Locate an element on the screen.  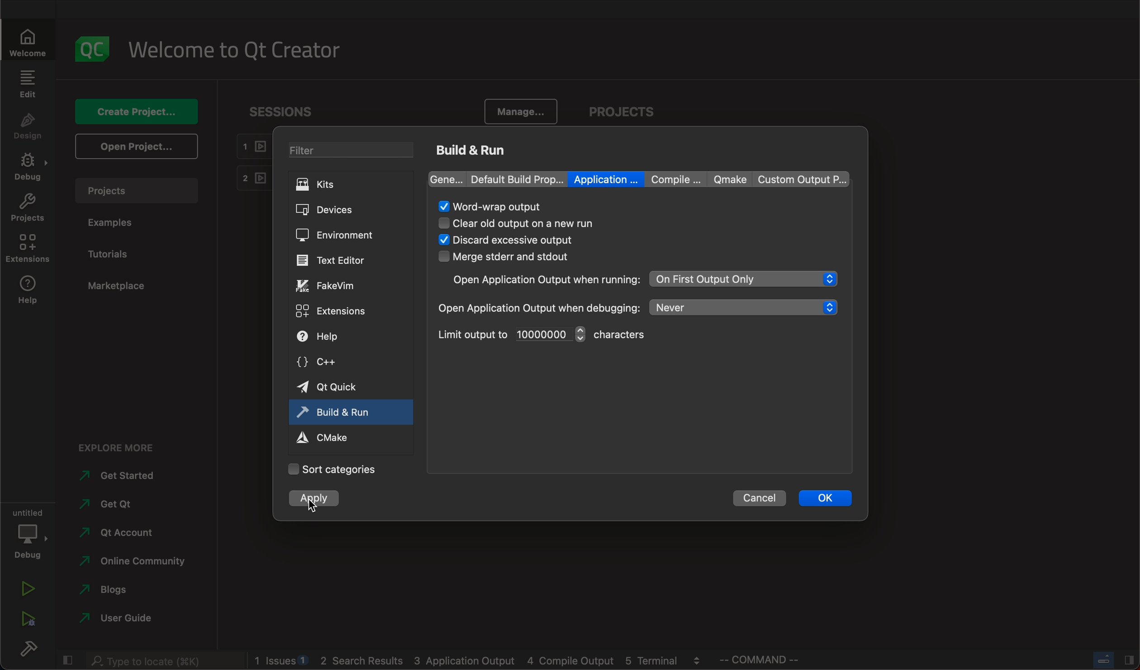
build and run is located at coordinates (337, 411).